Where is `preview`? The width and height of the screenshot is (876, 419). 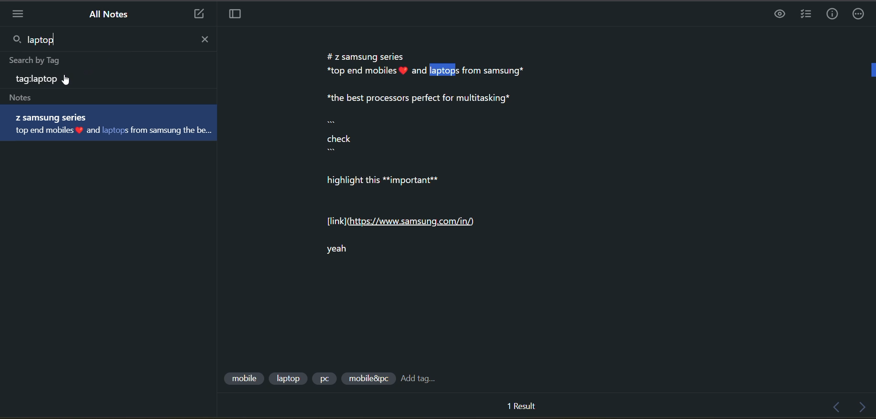 preview is located at coordinates (780, 15).